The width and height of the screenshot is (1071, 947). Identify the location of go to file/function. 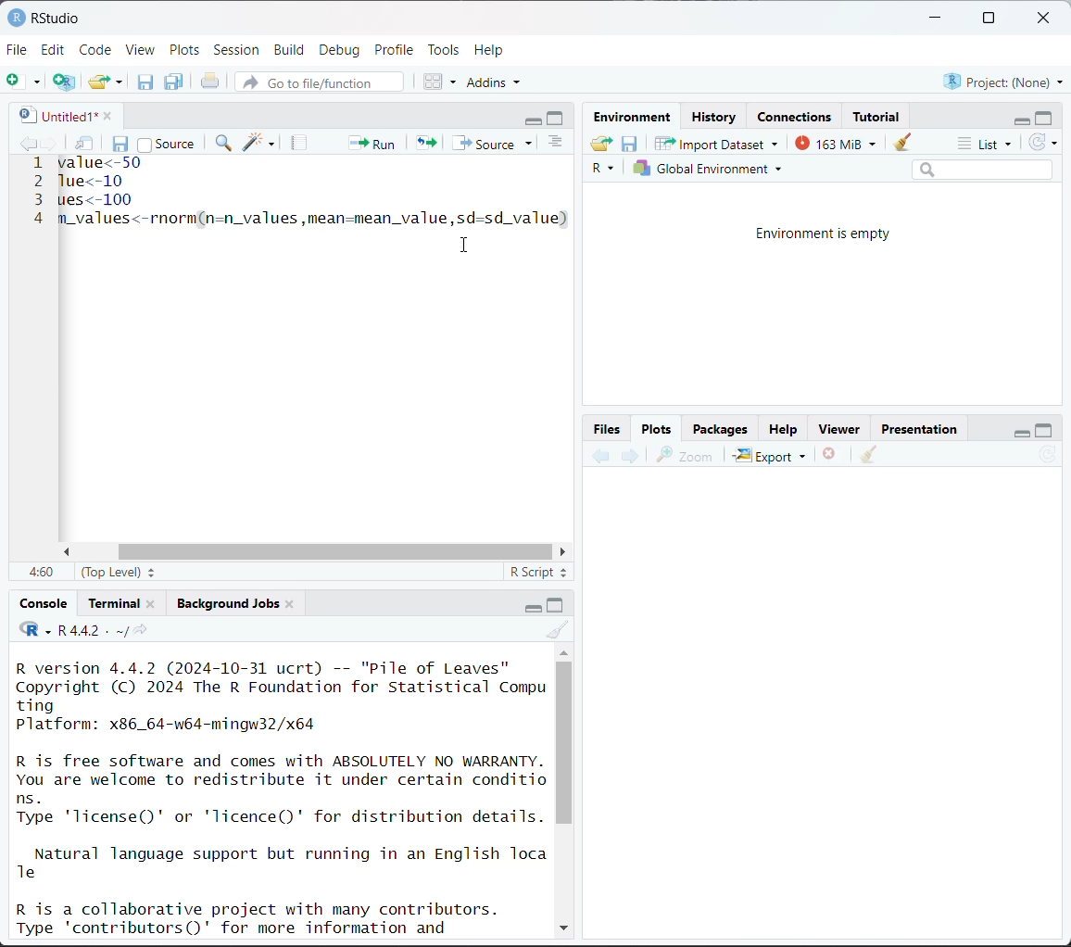
(318, 83).